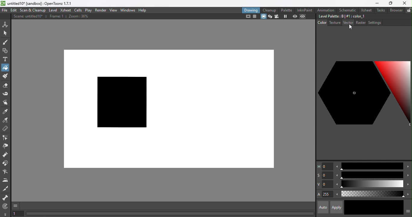  What do you see at coordinates (388, 208) in the screenshot?
I see `Return to previous style` at bounding box center [388, 208].